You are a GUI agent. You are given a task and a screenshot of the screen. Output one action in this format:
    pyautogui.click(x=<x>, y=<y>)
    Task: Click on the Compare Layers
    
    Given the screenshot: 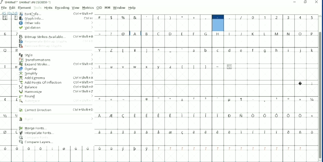 What is the action you would take?
    pyautogui.click(x=36, y=142)
    